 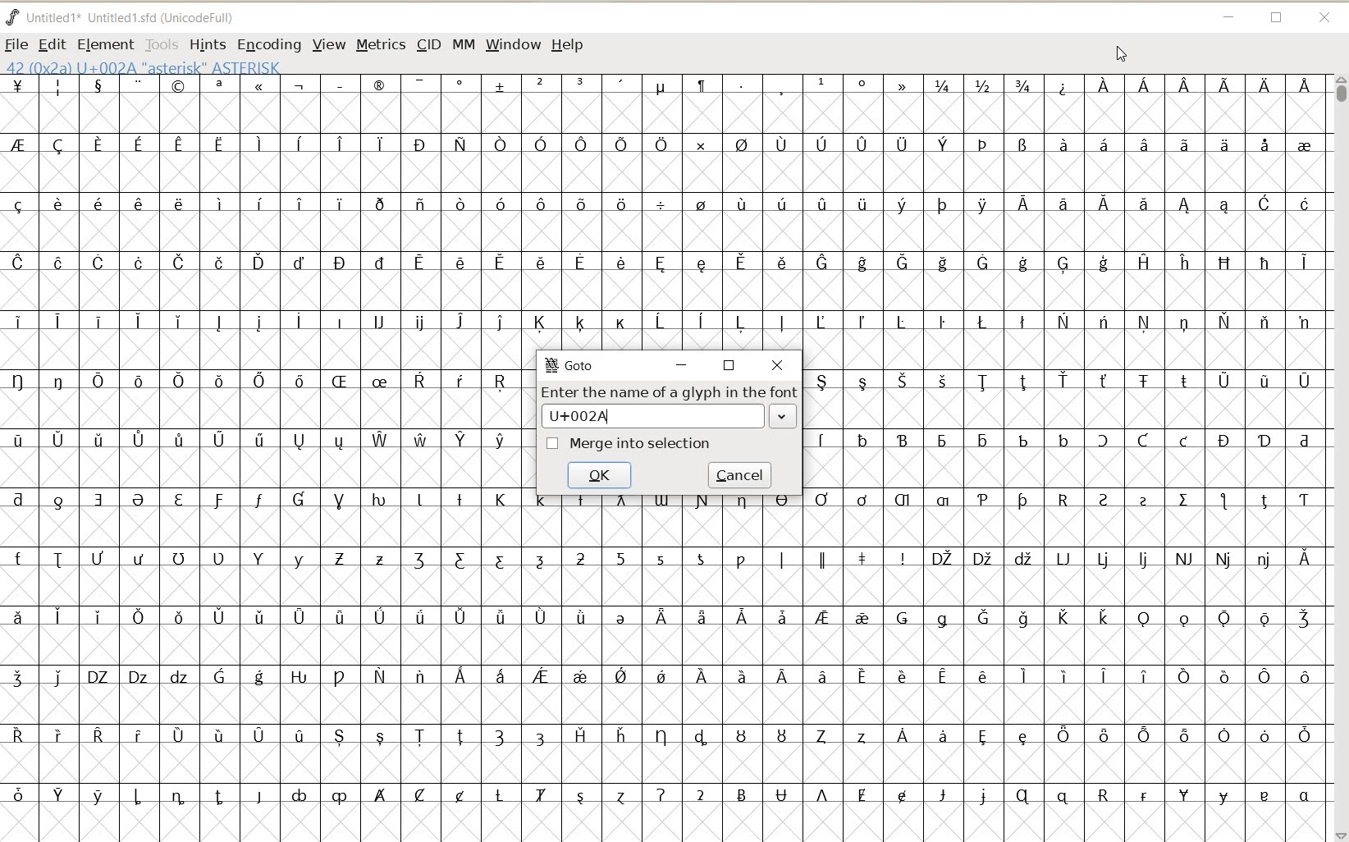 I want to click on TOOLS, so click(x=161, y=44).